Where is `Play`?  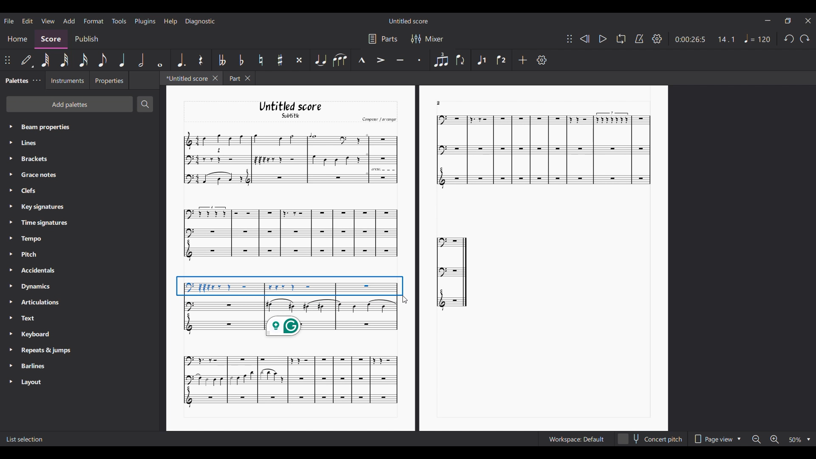
Play is located at coordinates (603, 39).